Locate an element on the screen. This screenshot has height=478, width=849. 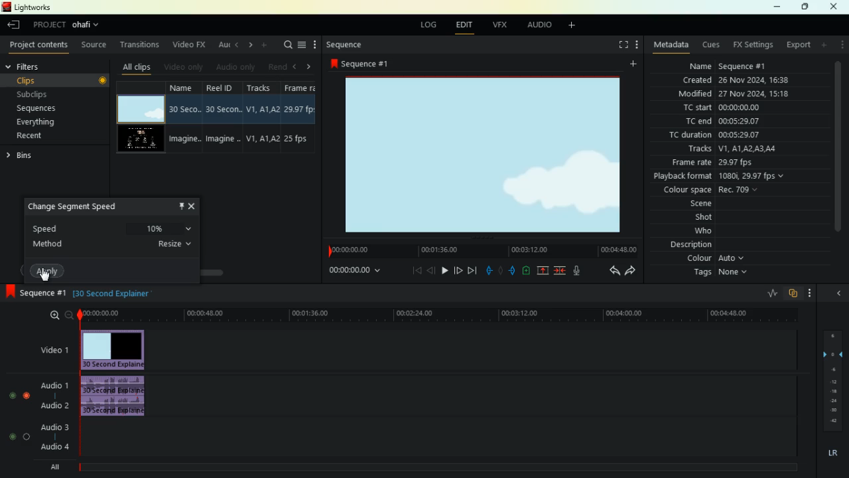
layers is located at coordinates (830, 380).